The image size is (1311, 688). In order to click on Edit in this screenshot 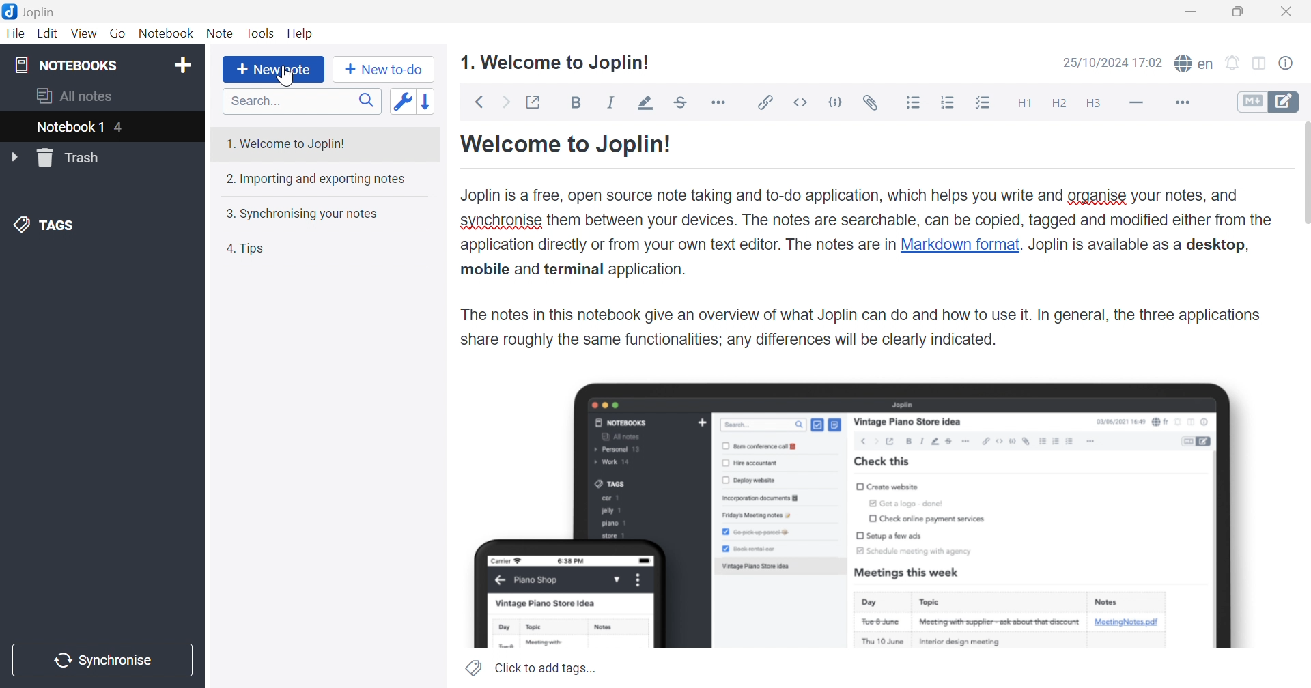, I will do `click(48, 34)`.